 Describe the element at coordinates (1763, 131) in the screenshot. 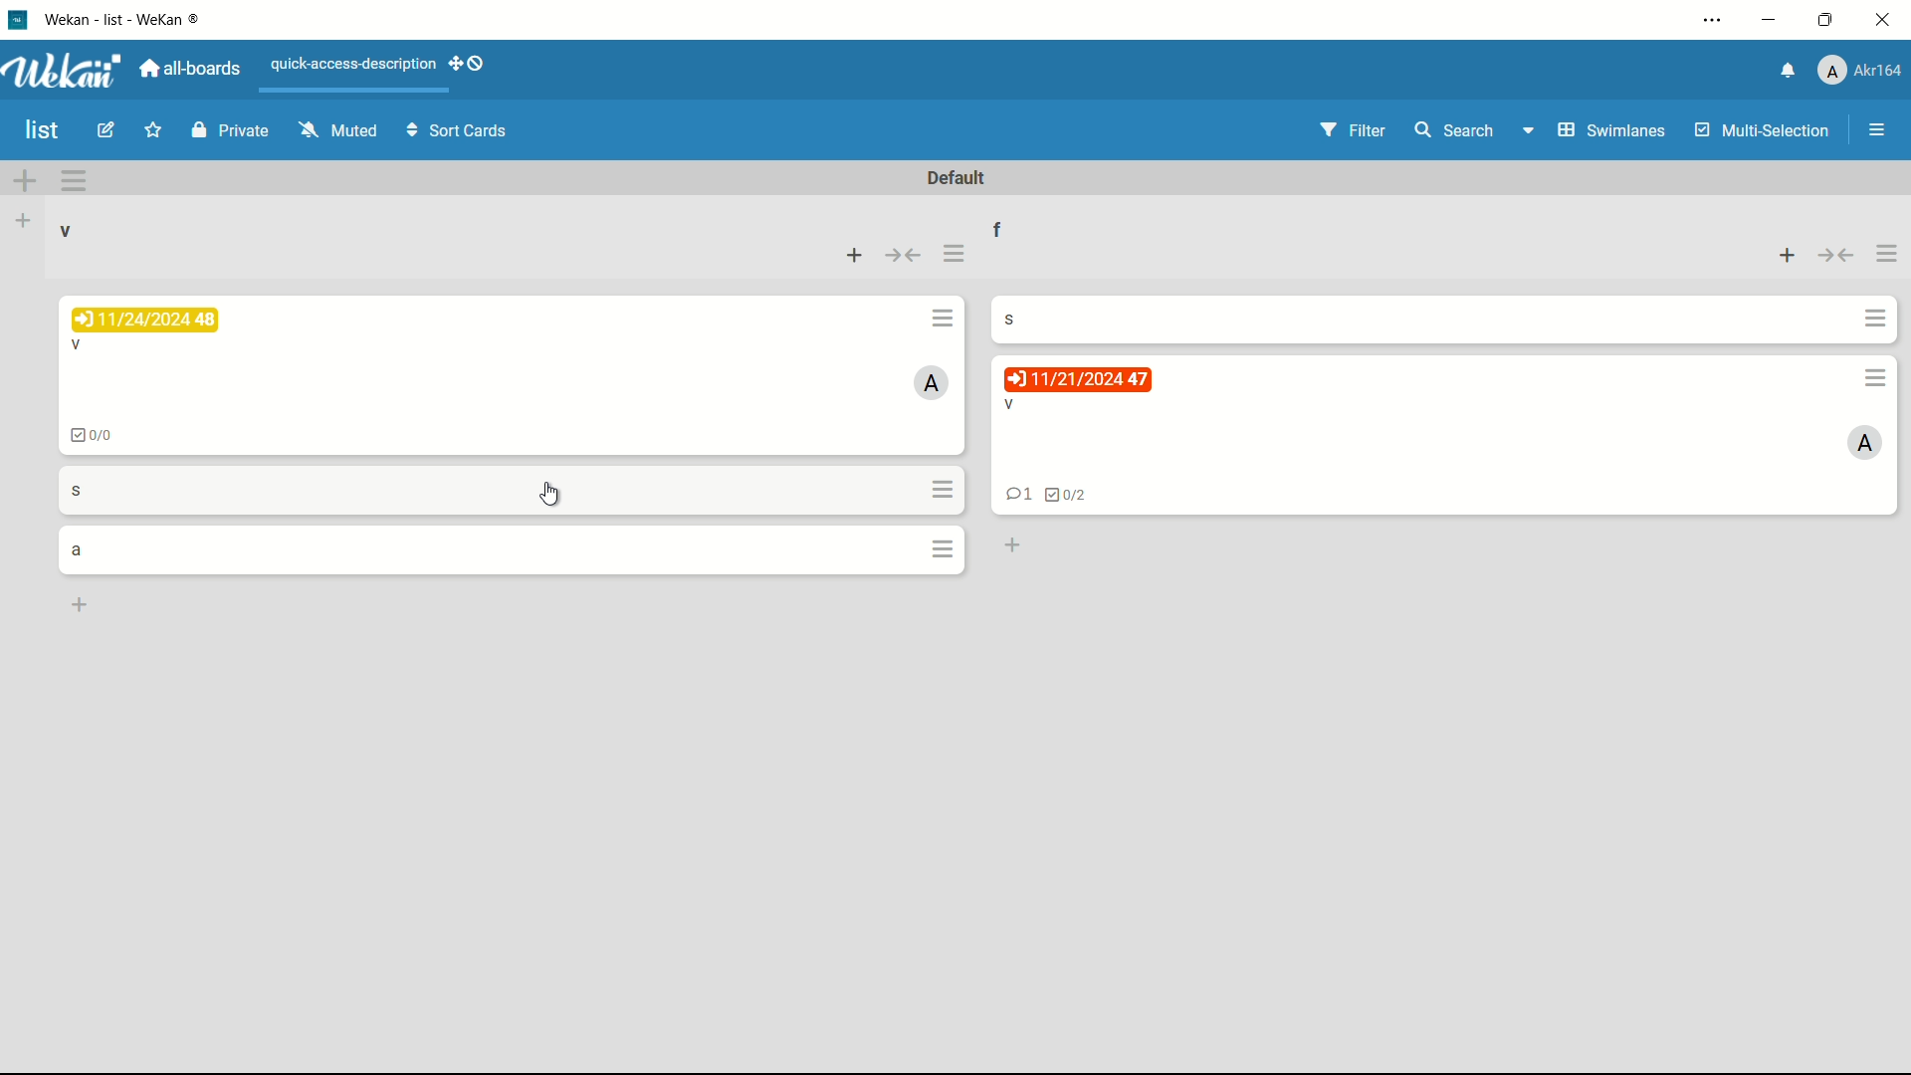

I see `multi-selection` at that location.